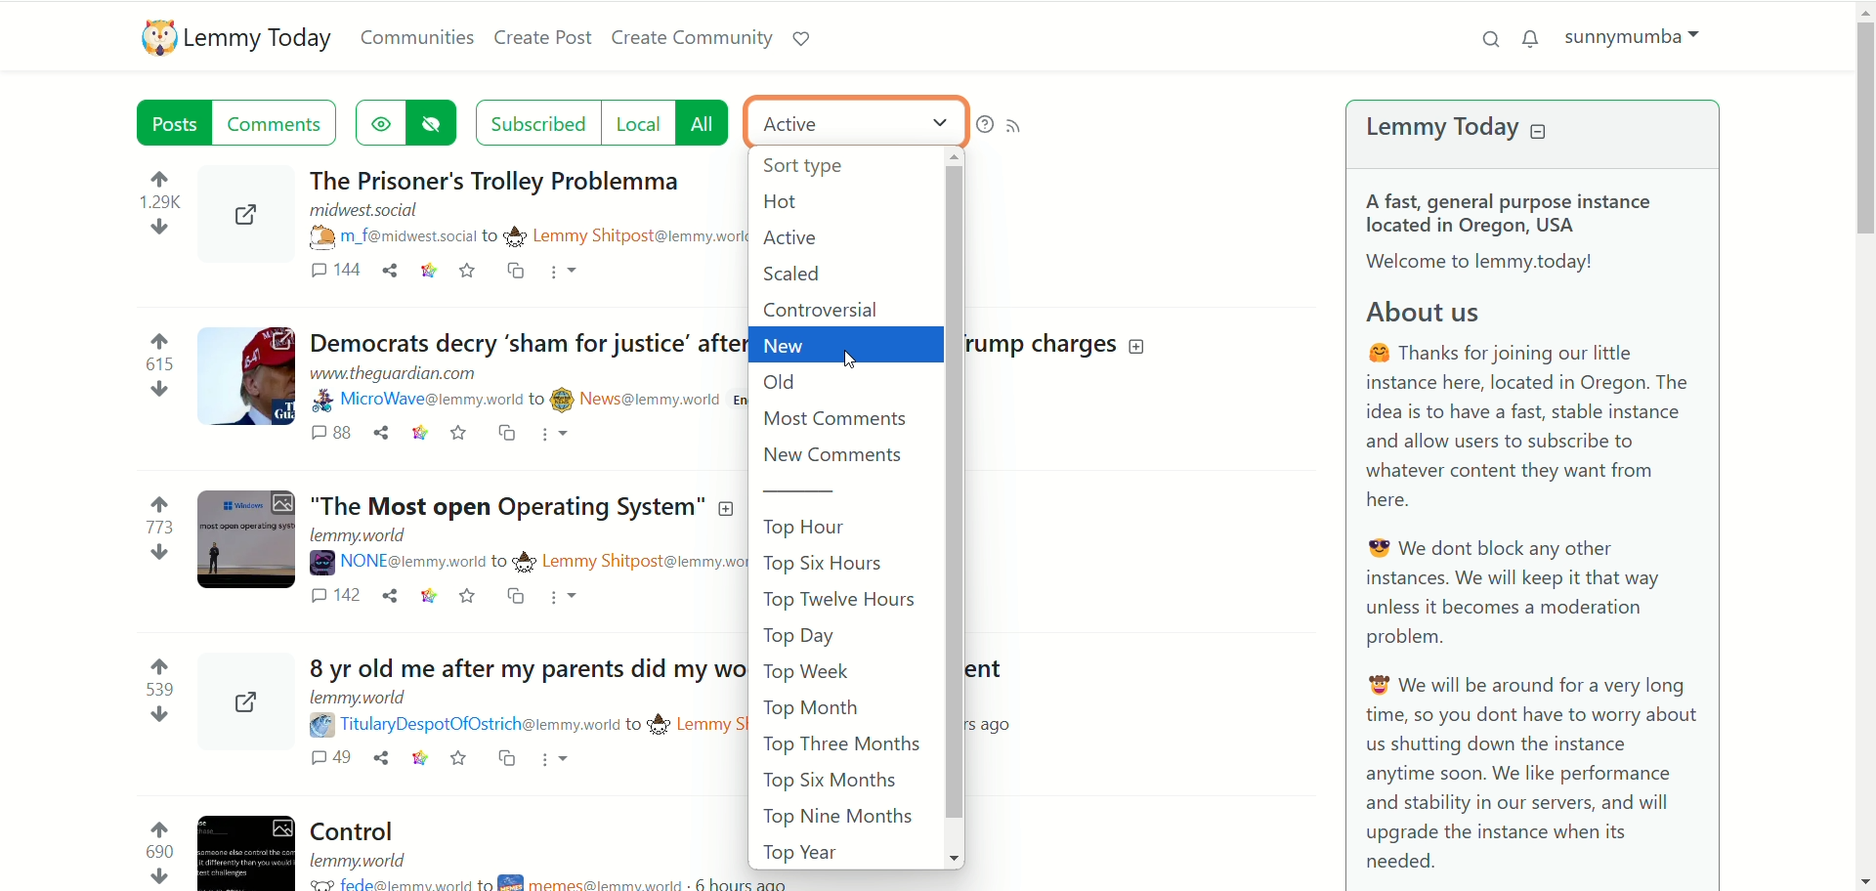 Image resolution: width=1876 pixels, height=891 pixels. I want to click on RSS, so click(1018, 125).